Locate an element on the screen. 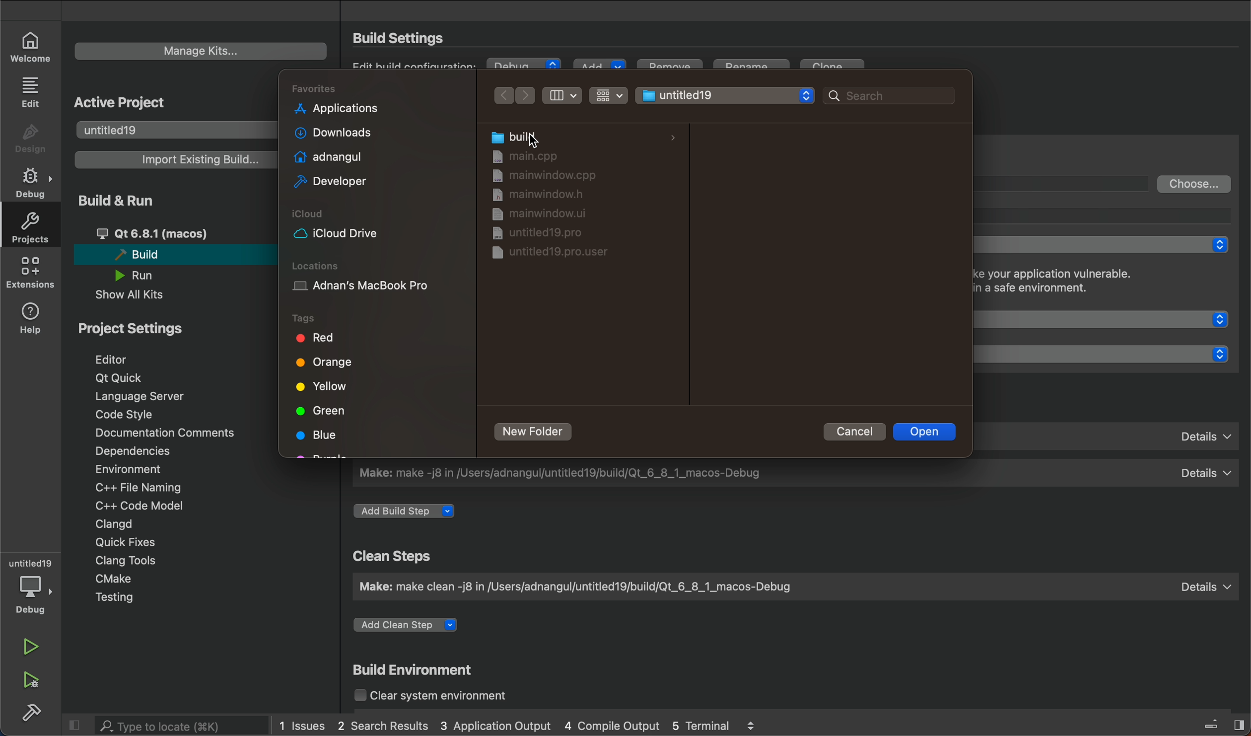  Documentation  is located at coordinates (162, 433).